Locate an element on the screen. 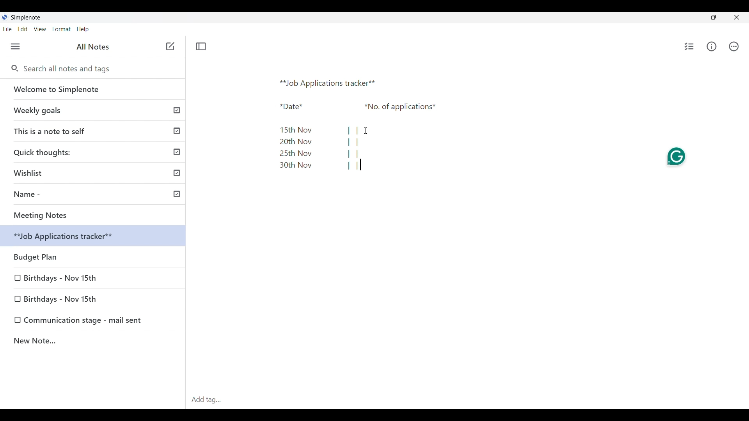  Weekly goals is located at coordinates (93, 110).